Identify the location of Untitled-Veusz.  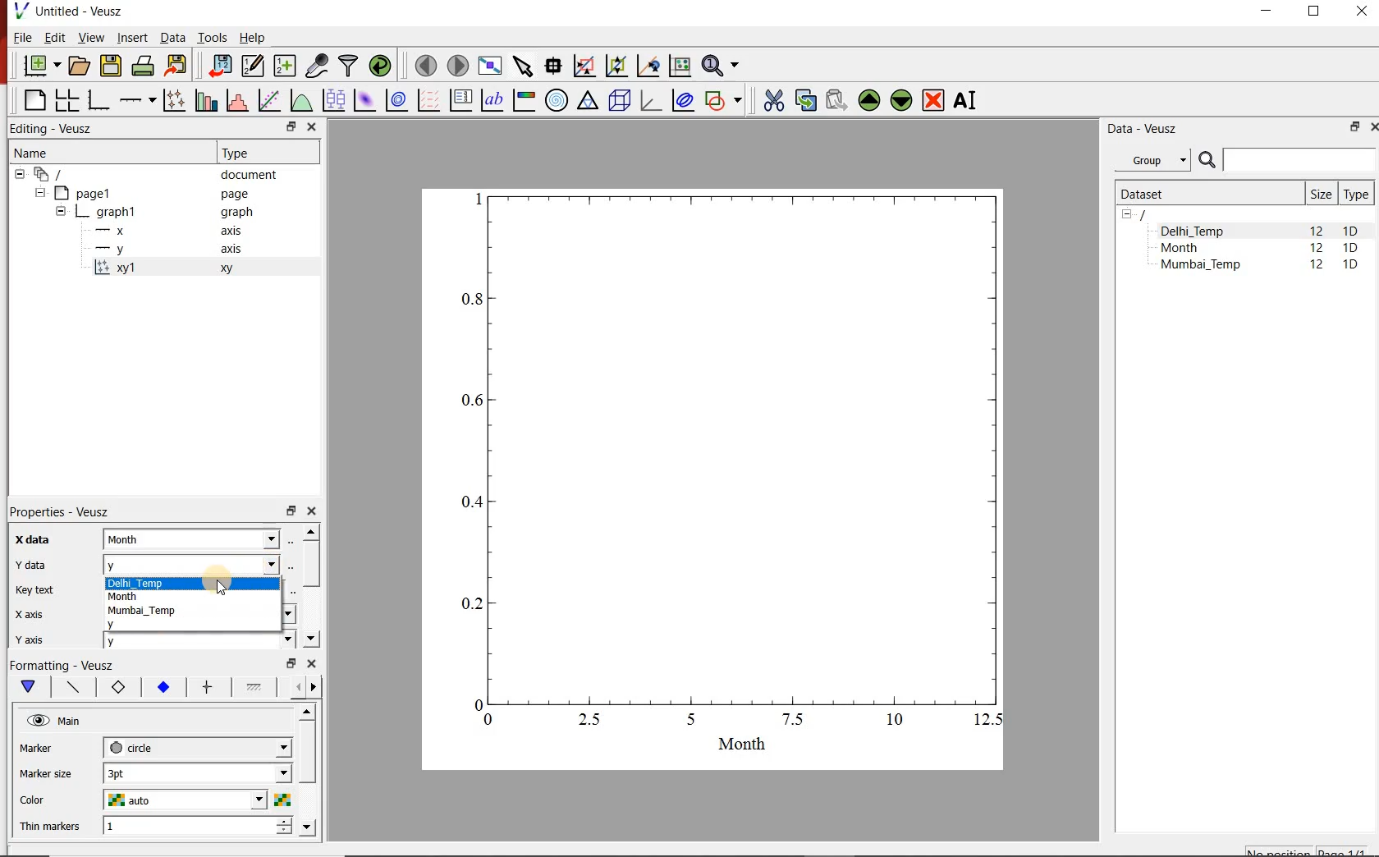
(73, 11).